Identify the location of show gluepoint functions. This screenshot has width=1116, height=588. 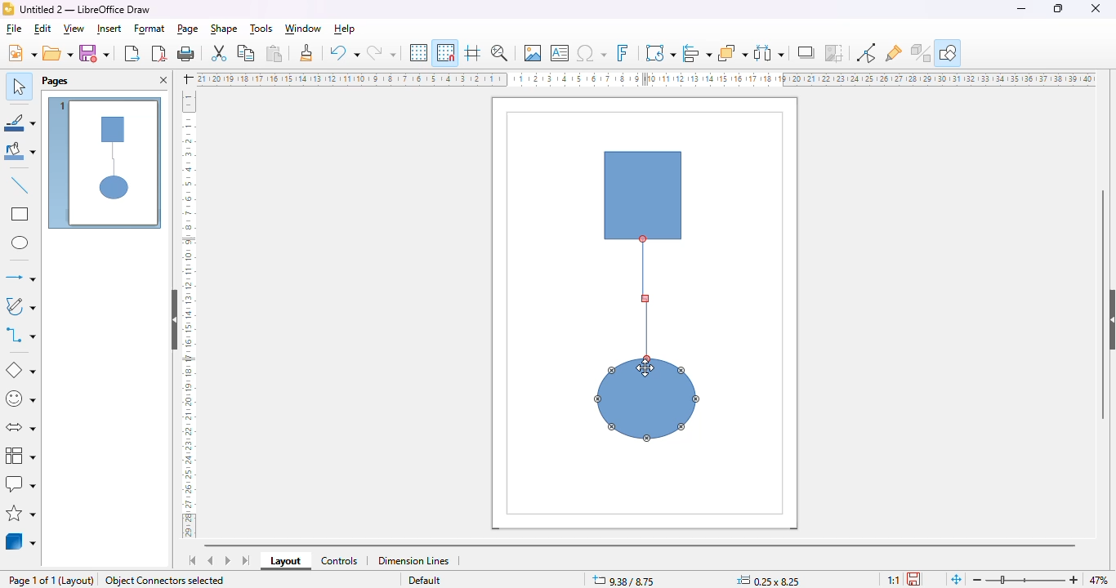
(894, 54).